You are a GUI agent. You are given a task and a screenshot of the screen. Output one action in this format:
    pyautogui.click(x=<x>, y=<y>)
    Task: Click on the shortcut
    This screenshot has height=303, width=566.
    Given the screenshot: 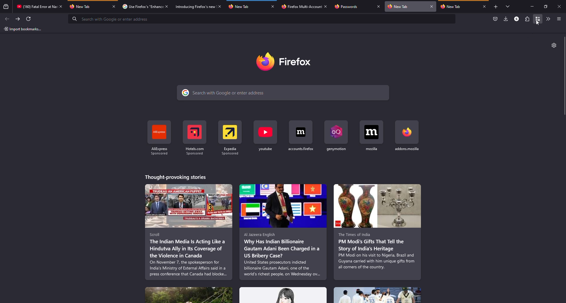 What is the action you would take?
    pyautogui.click(x=302, y=136)
    